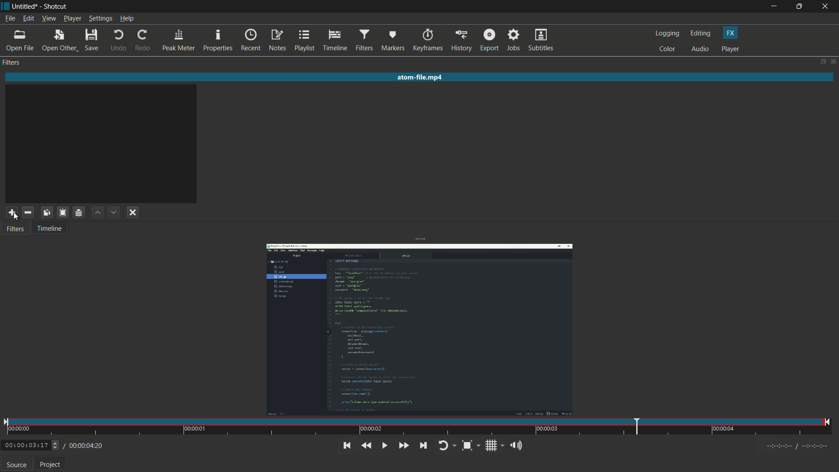  I want to click on remove selected filter, so click(28, 213).